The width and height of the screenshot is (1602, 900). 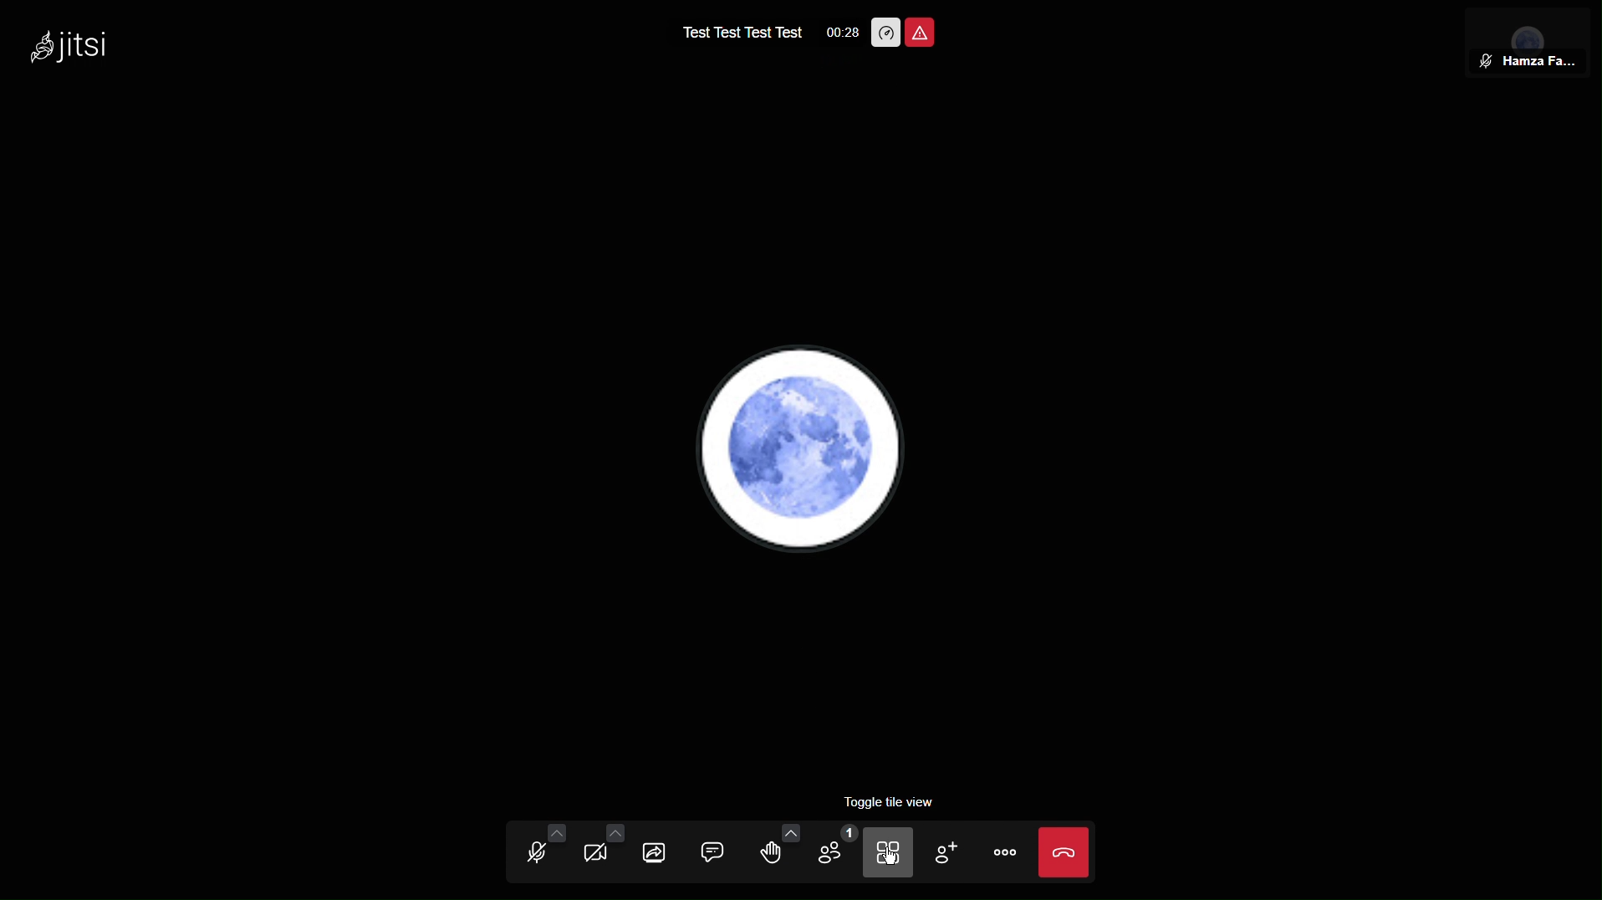 What do you see at coordinates (834, 853) in the screenshot?
I see `Members` at bounding box center [834, 853].